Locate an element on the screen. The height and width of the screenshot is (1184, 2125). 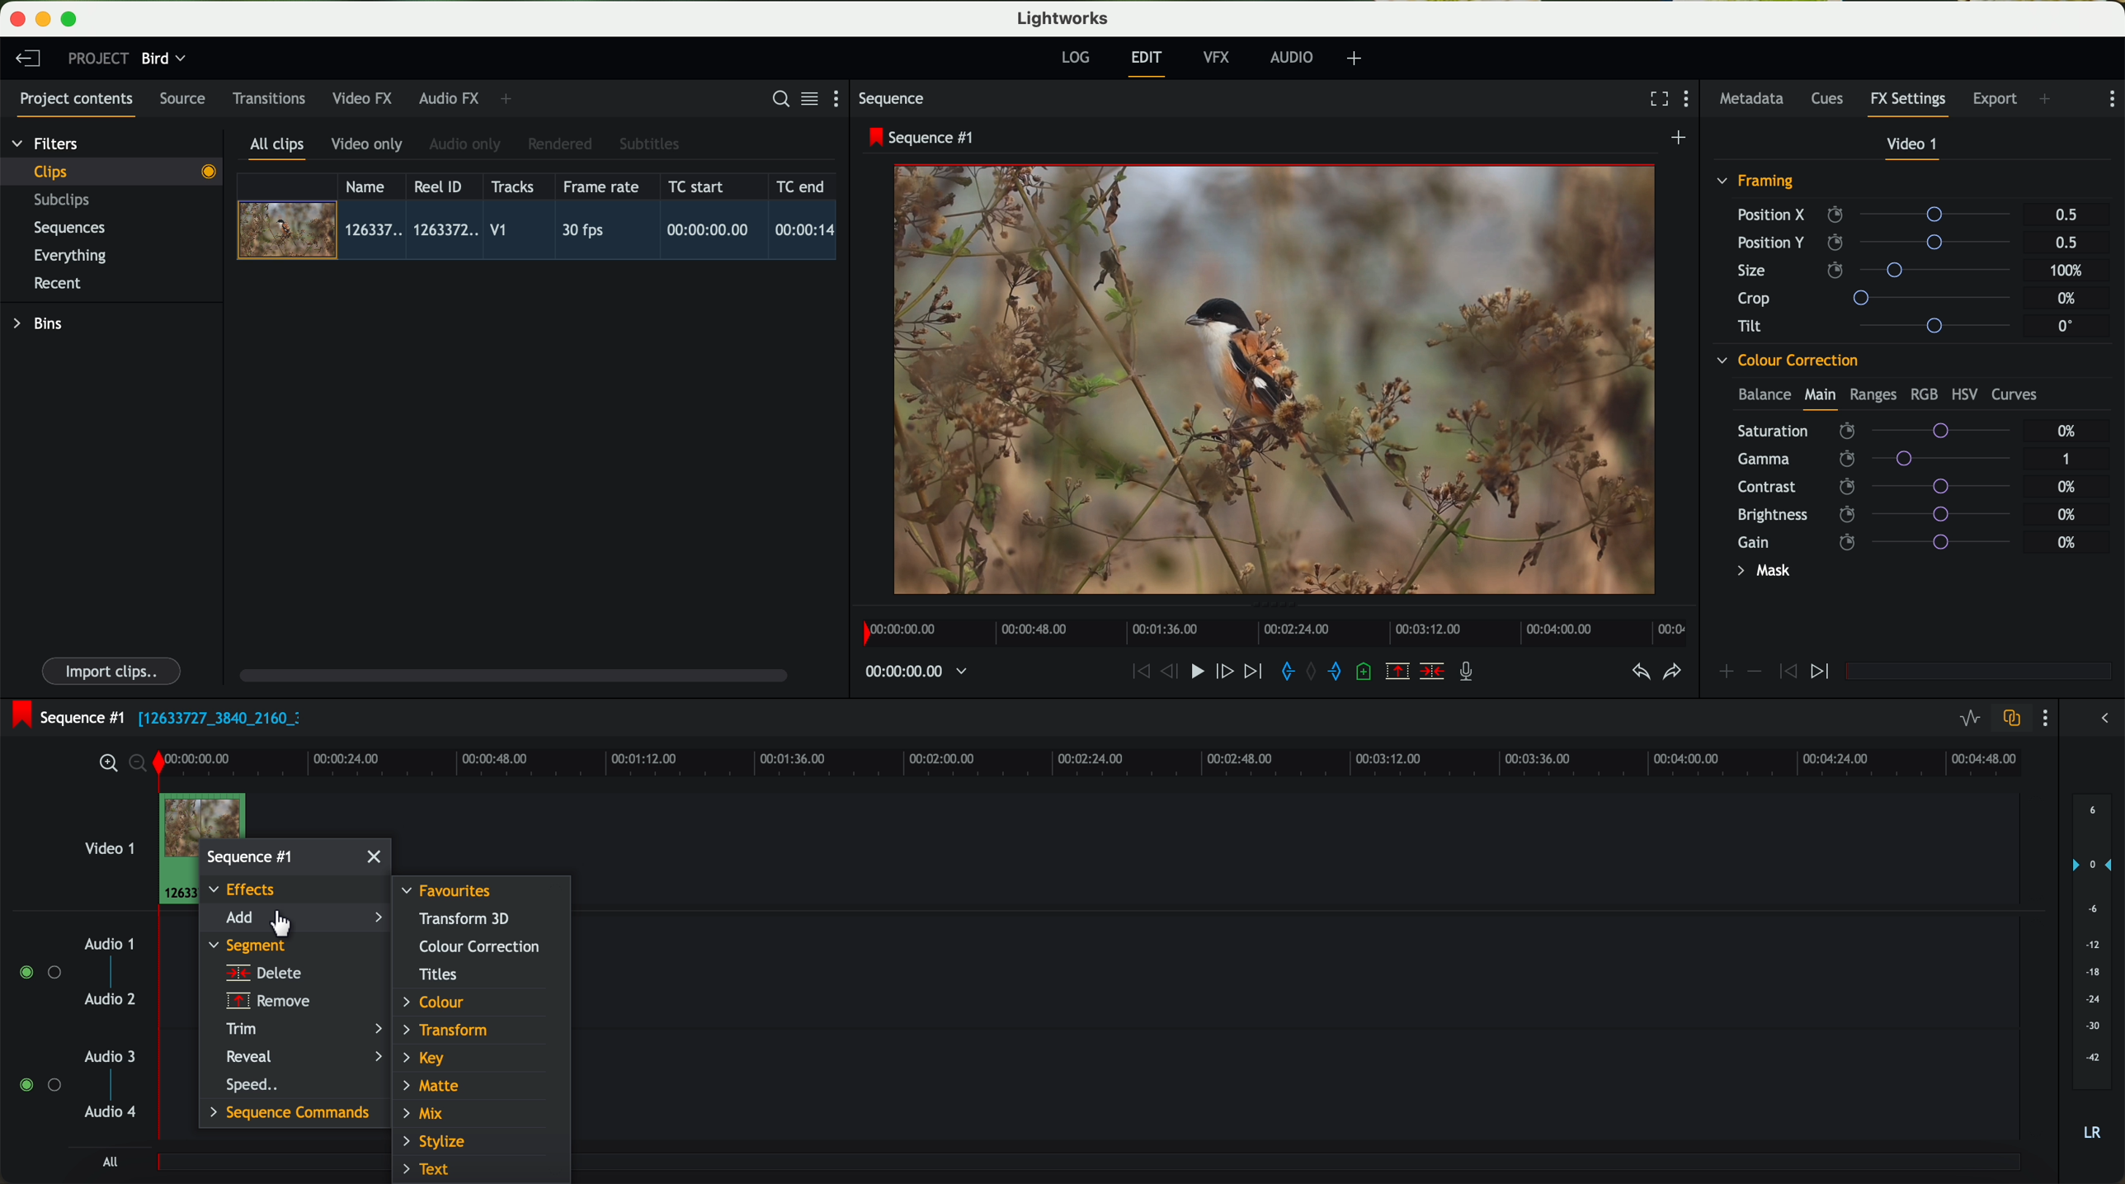
trim is located at coordinates (304, 1028).